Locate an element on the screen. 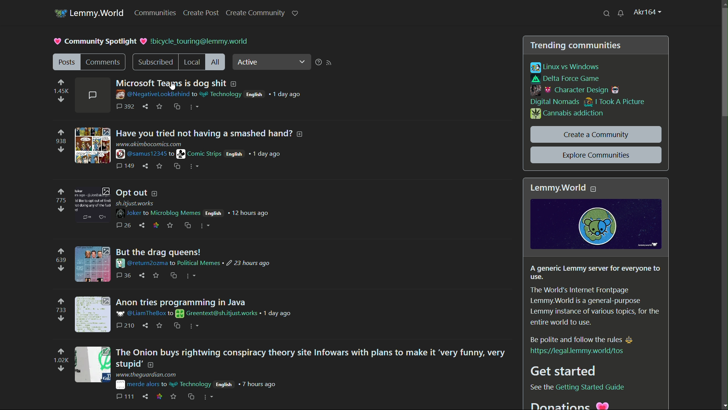 This screenshot has width=728, height=410. e is located at coordinates (157, 275).